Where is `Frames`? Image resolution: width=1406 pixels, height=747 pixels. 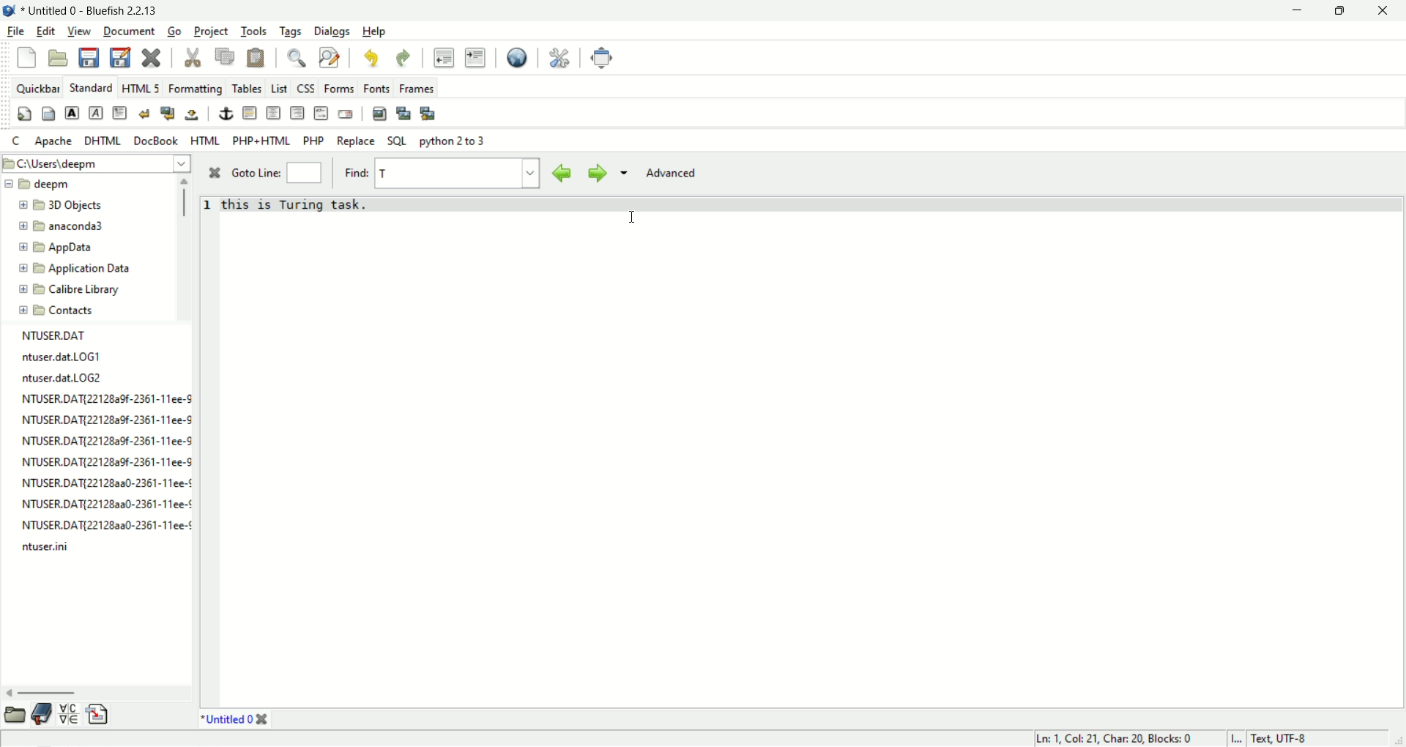 Frames is located at coordinates (417, 88).